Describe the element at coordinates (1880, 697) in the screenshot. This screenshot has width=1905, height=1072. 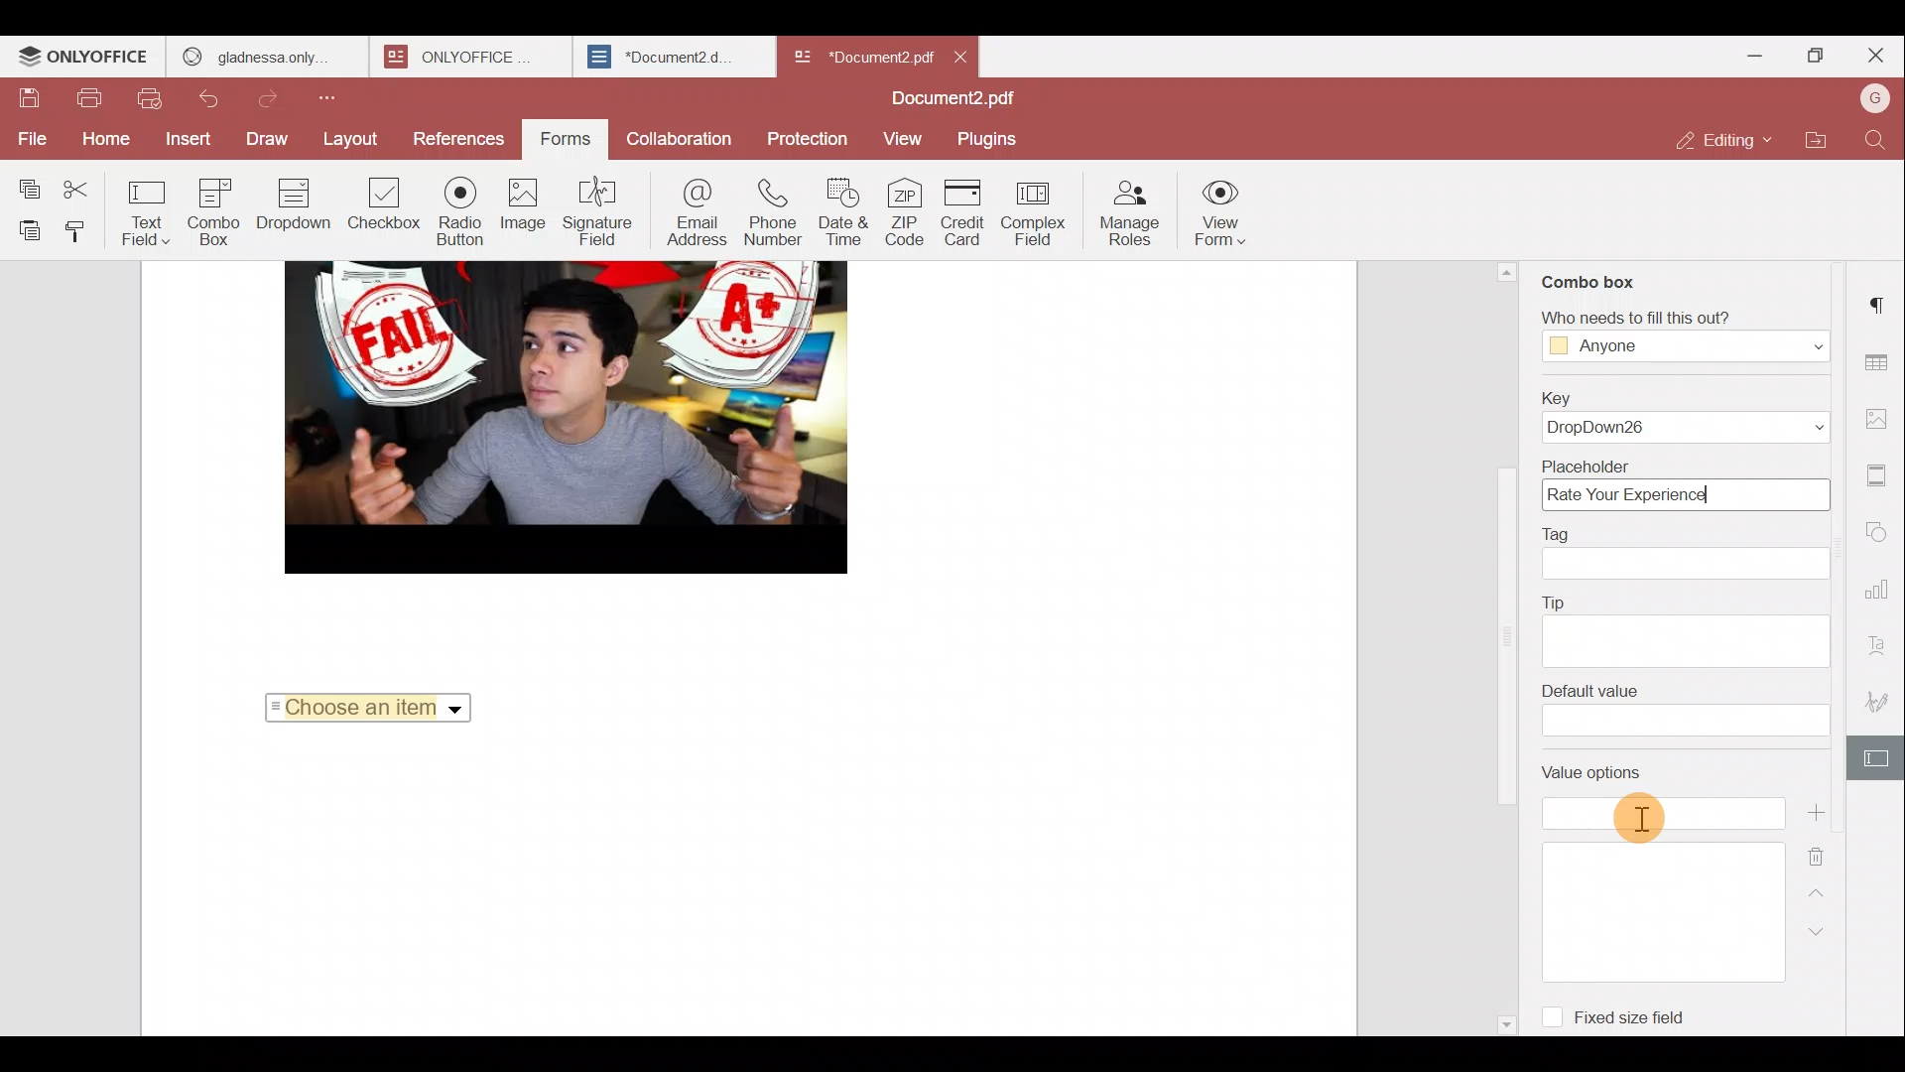
I see `Signature settings` at that location.